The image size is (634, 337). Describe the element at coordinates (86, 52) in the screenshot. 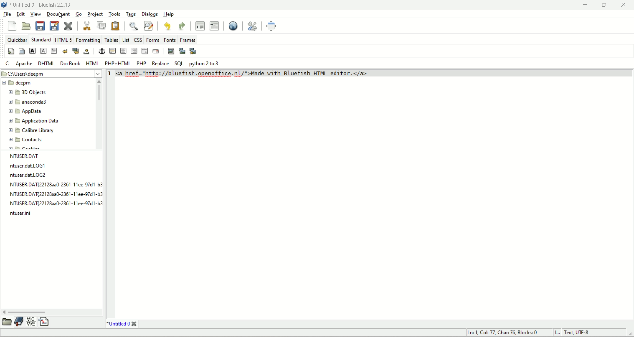

I see `non-breaking space` at that location.